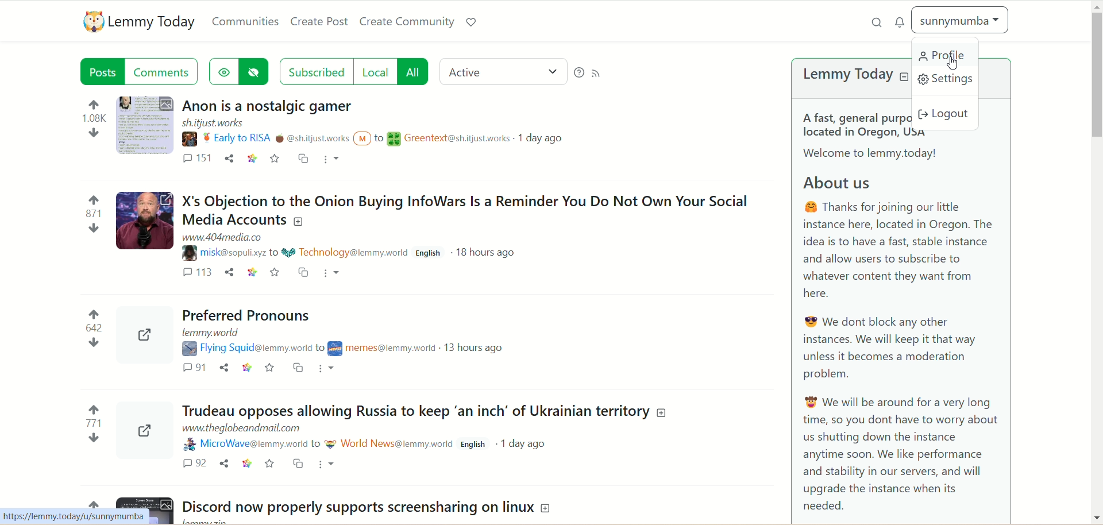 The image size is (1103, 525). Describe the element at coordinates (465, 208) in the screenshot. I see `Post on "X's Objection to the Onion Buying InfoWars Is a Reminder You Do Not Own Your SocialMedia Accounts"` at that location.